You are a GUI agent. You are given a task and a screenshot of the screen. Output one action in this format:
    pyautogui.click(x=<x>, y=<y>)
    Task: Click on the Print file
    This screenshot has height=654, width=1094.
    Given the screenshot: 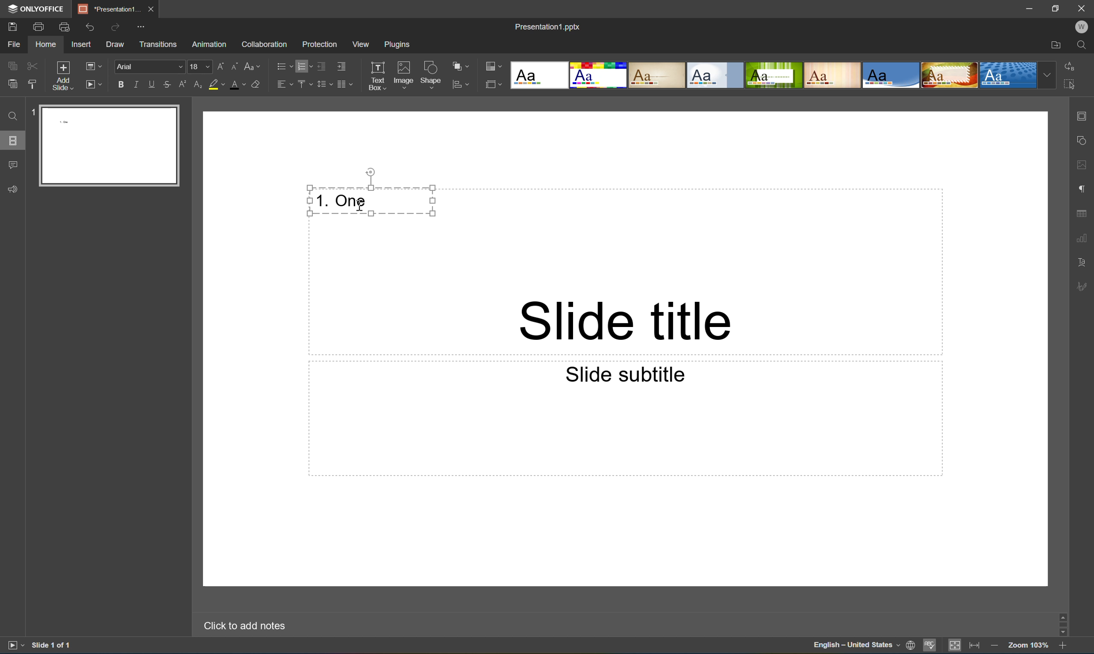 What is the action you would take?
    pyautogui.click(x=40, y=28)
    